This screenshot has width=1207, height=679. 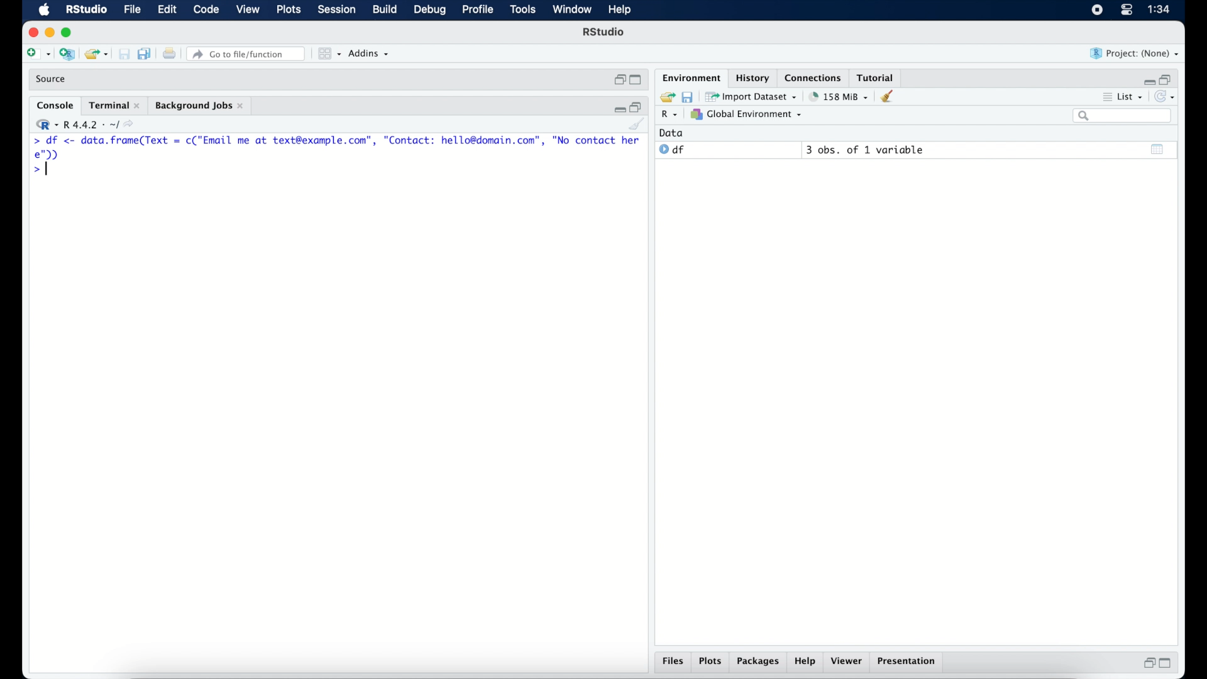 What do you see at coordinates (1135, 54) in the screenshot?
I see `project (none)` at bounding box center [1135, 54].